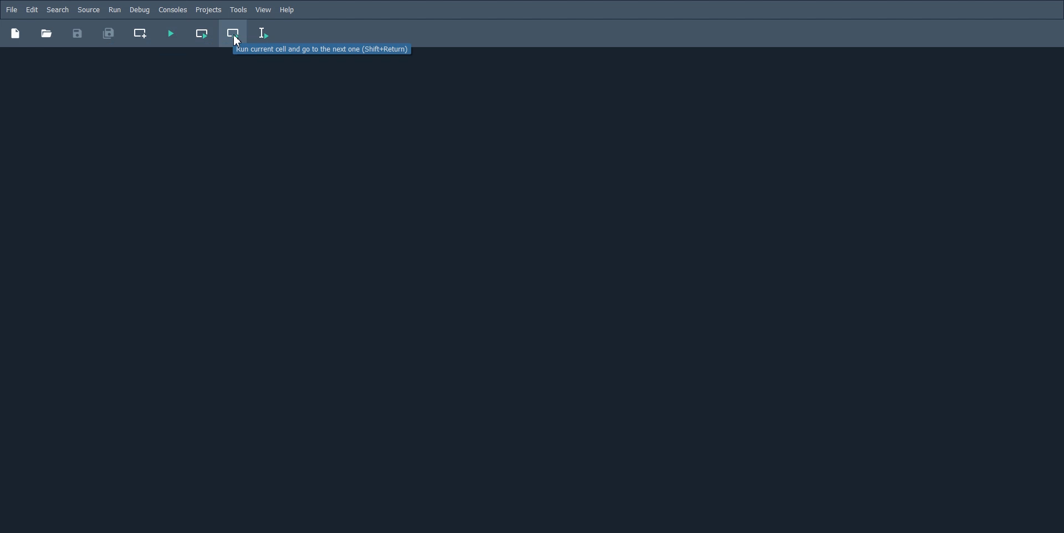  What do you see at coordinates (89, 9) in the screenshot?
I see `Source` at bounding box center [89, 9].